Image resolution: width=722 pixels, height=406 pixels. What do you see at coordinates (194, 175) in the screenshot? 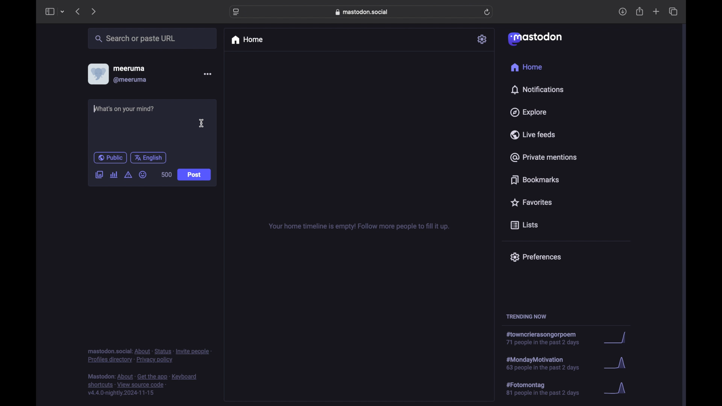
I see `post` at bounding box center [194, 175].